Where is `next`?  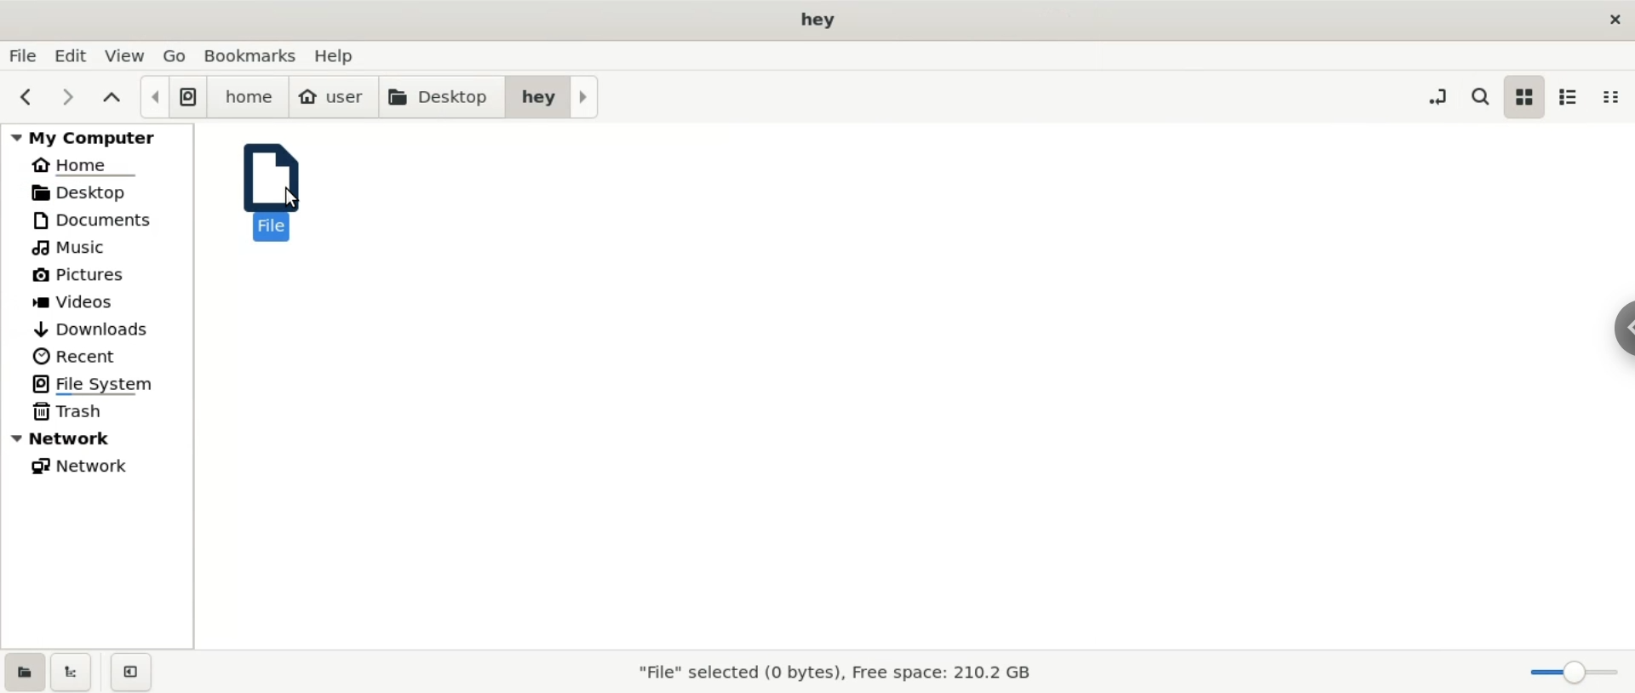
next is located at coordinates (69, 98).